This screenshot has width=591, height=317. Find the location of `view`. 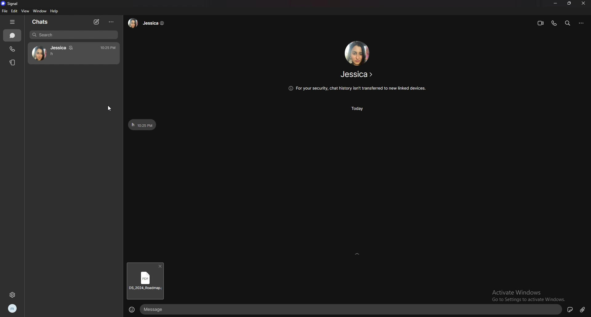

view is located at coordinates (25, 11).